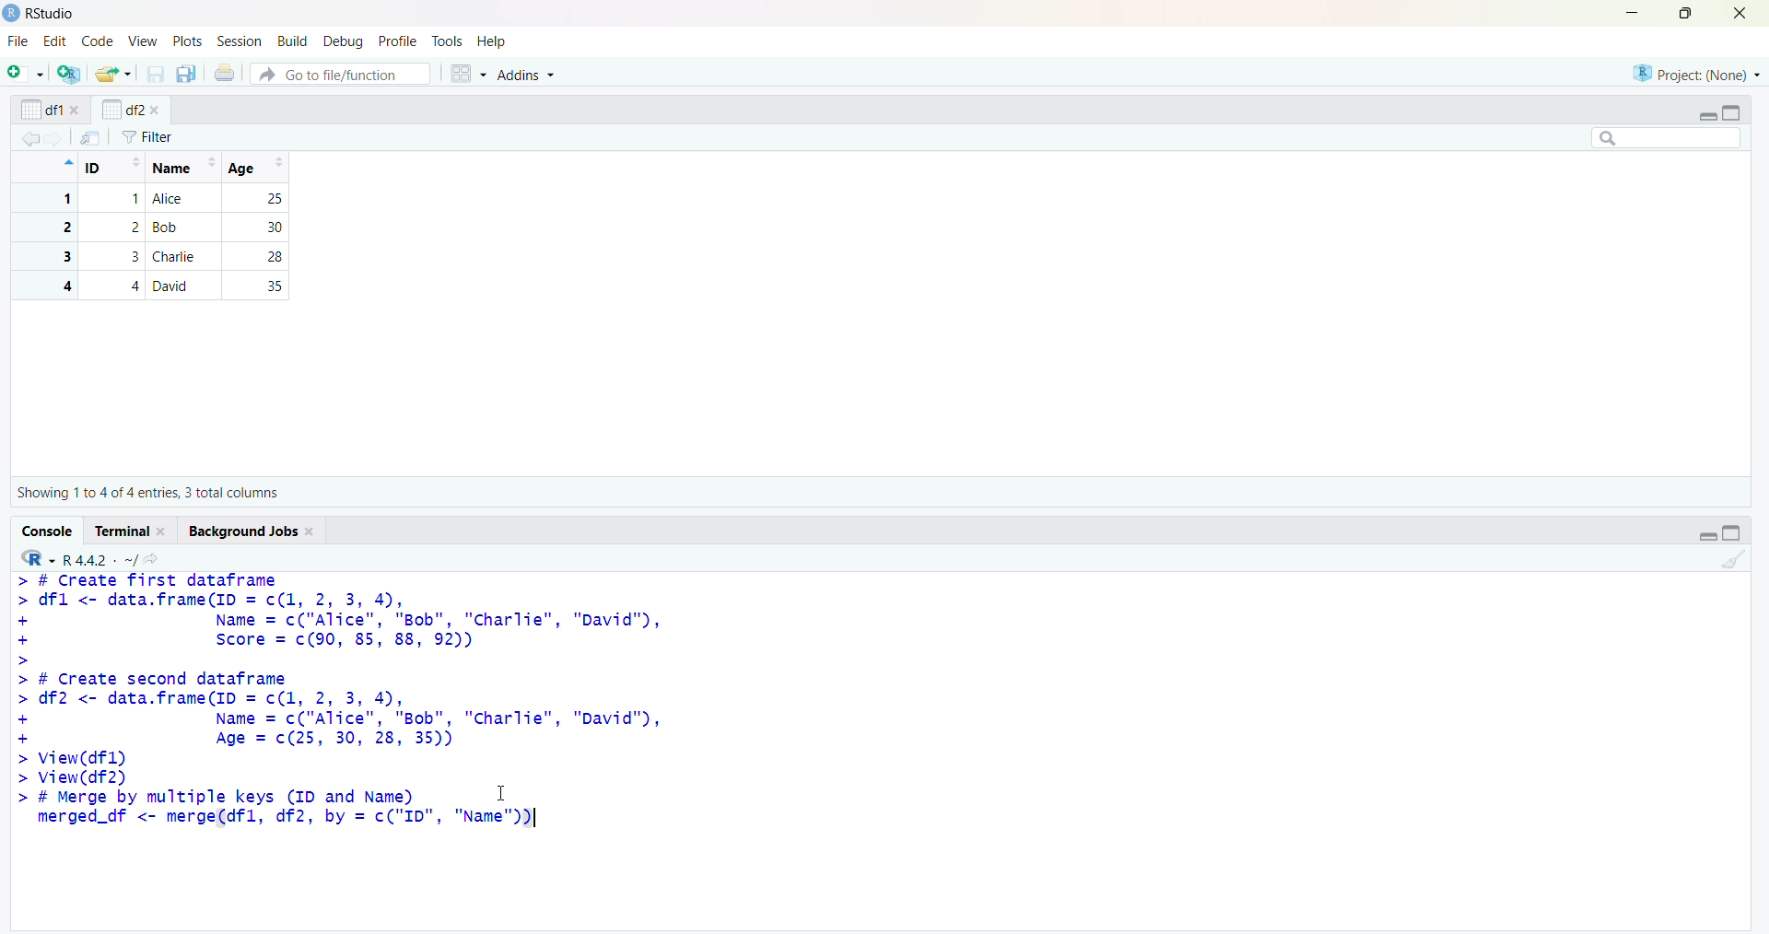 This screenshot has height=934, width=1769. Describe the element at coordinates (1730, 113) in the screenshot. I see `toggle full view` at that location.